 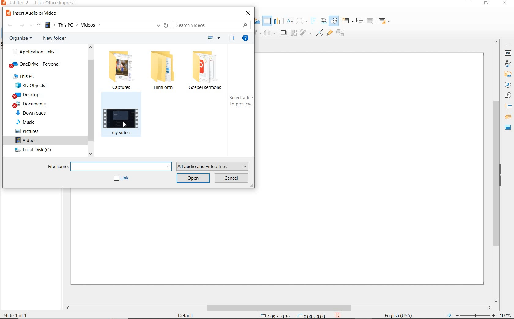 What do you see at coordinates (186, 315) in the screenshot?
I see `DEFAULT` at bounding box center [186, 315].